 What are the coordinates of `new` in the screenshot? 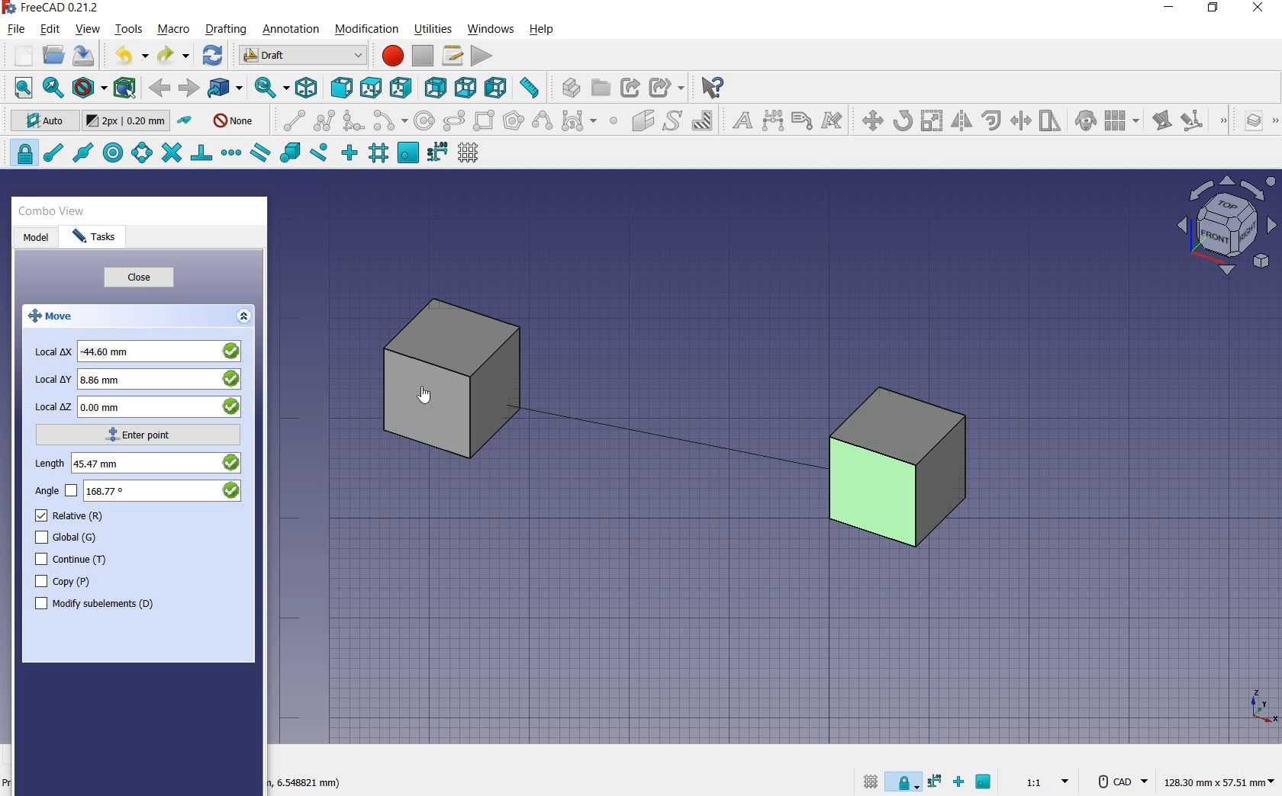 It's located at (19, 56).